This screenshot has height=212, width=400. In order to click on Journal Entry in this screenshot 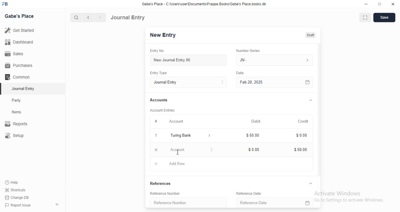, I will do `click(20, 89)`.